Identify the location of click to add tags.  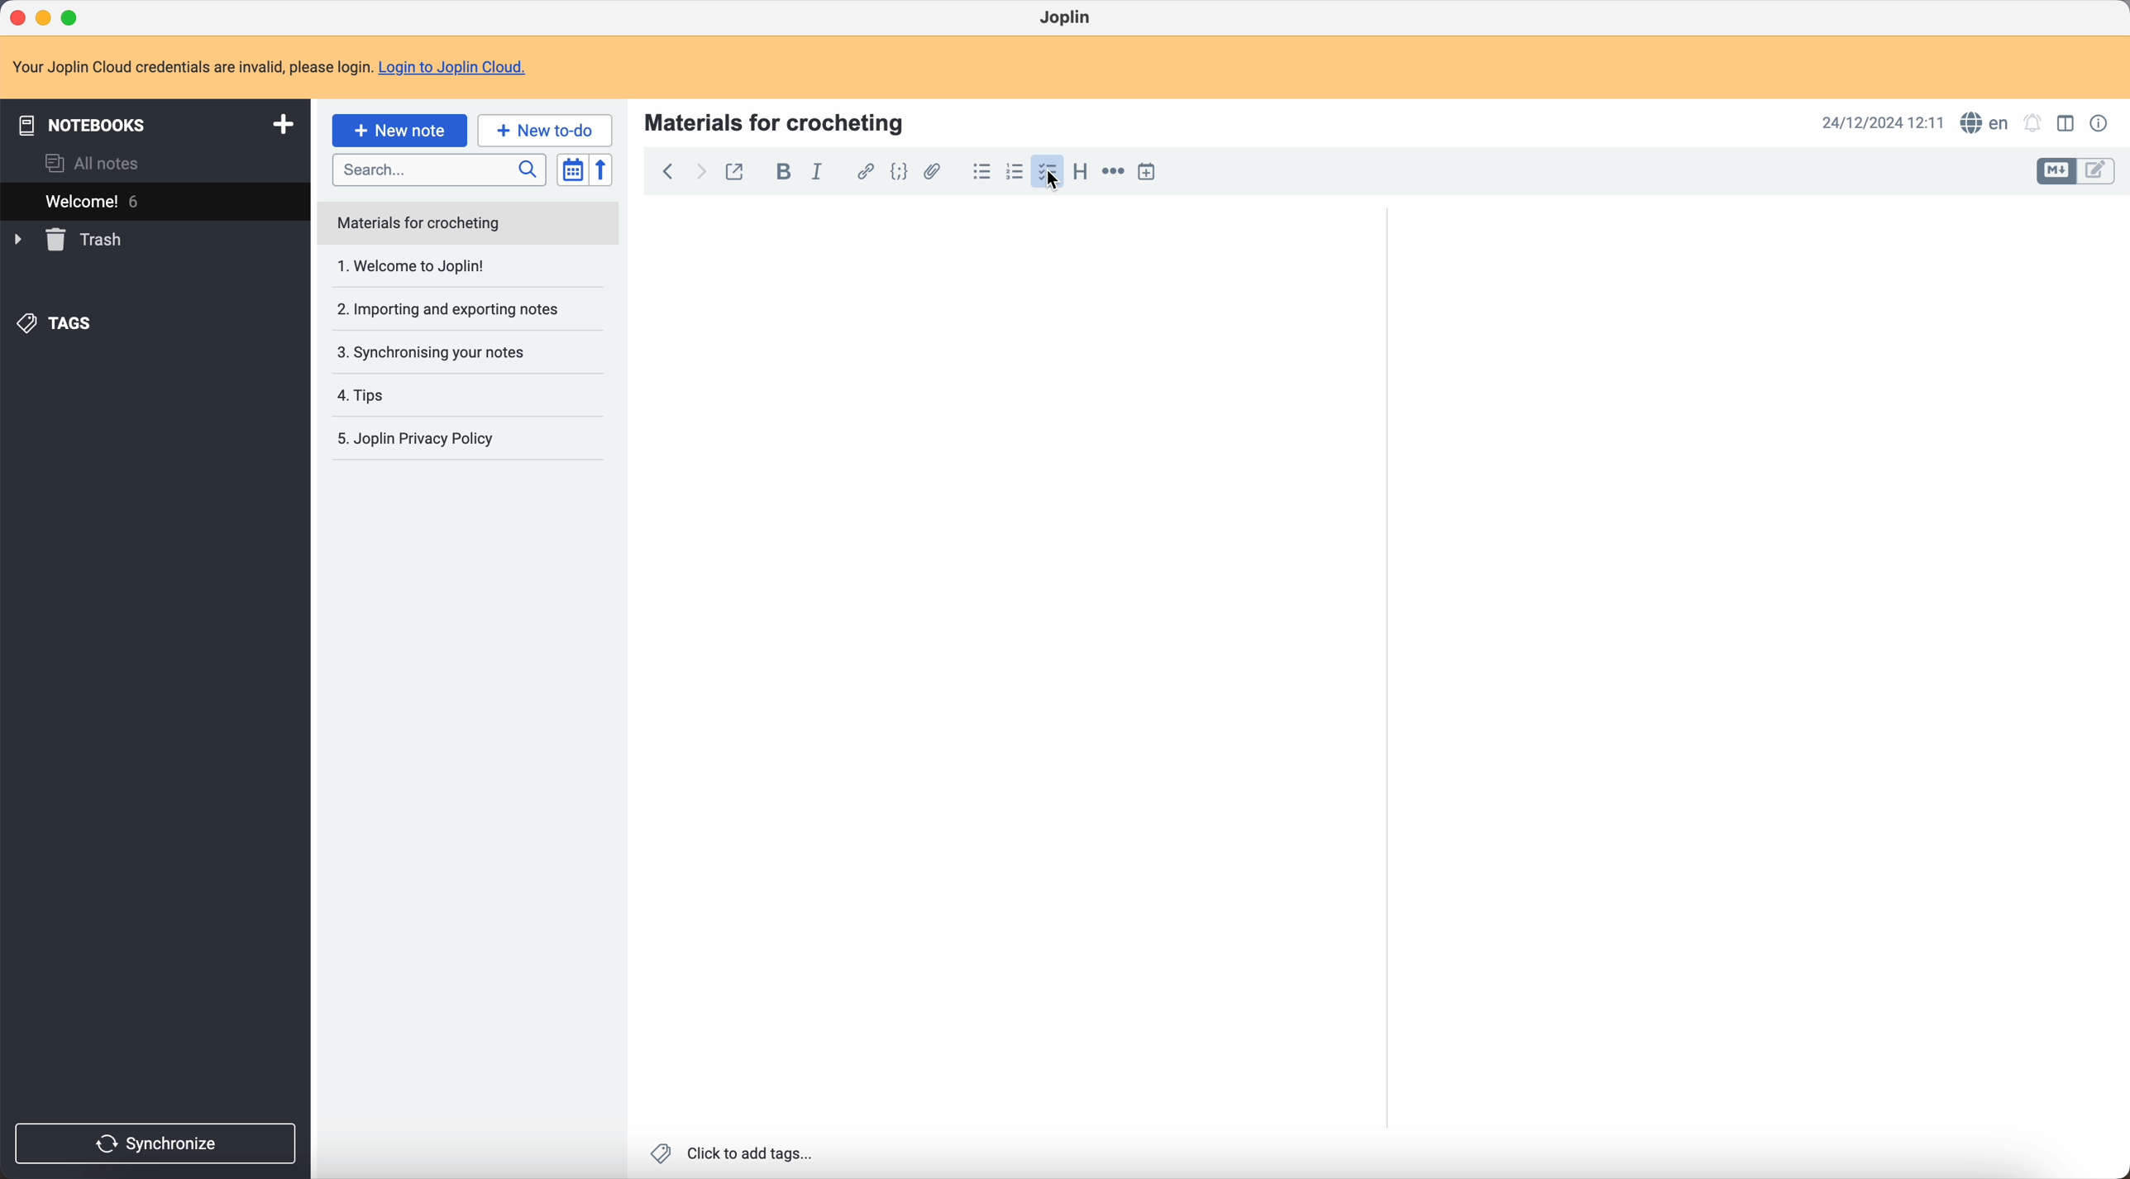
(735, 1154).